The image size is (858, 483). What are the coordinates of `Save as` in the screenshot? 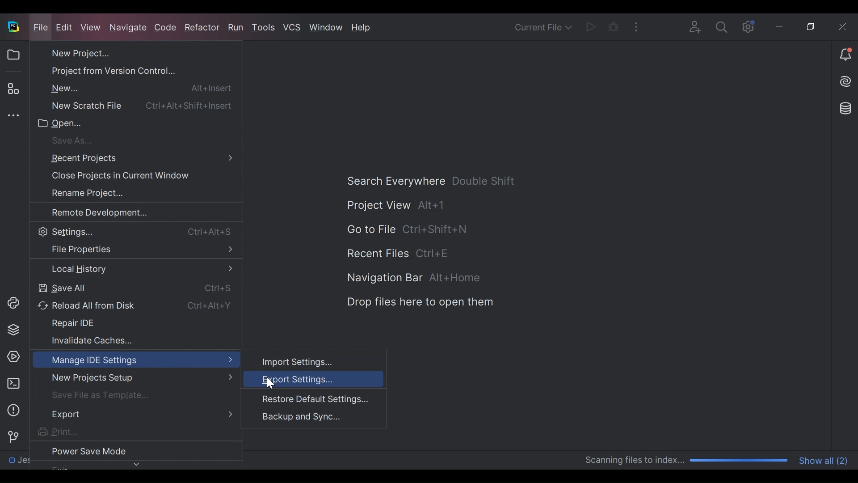 It's located at (121, 140).